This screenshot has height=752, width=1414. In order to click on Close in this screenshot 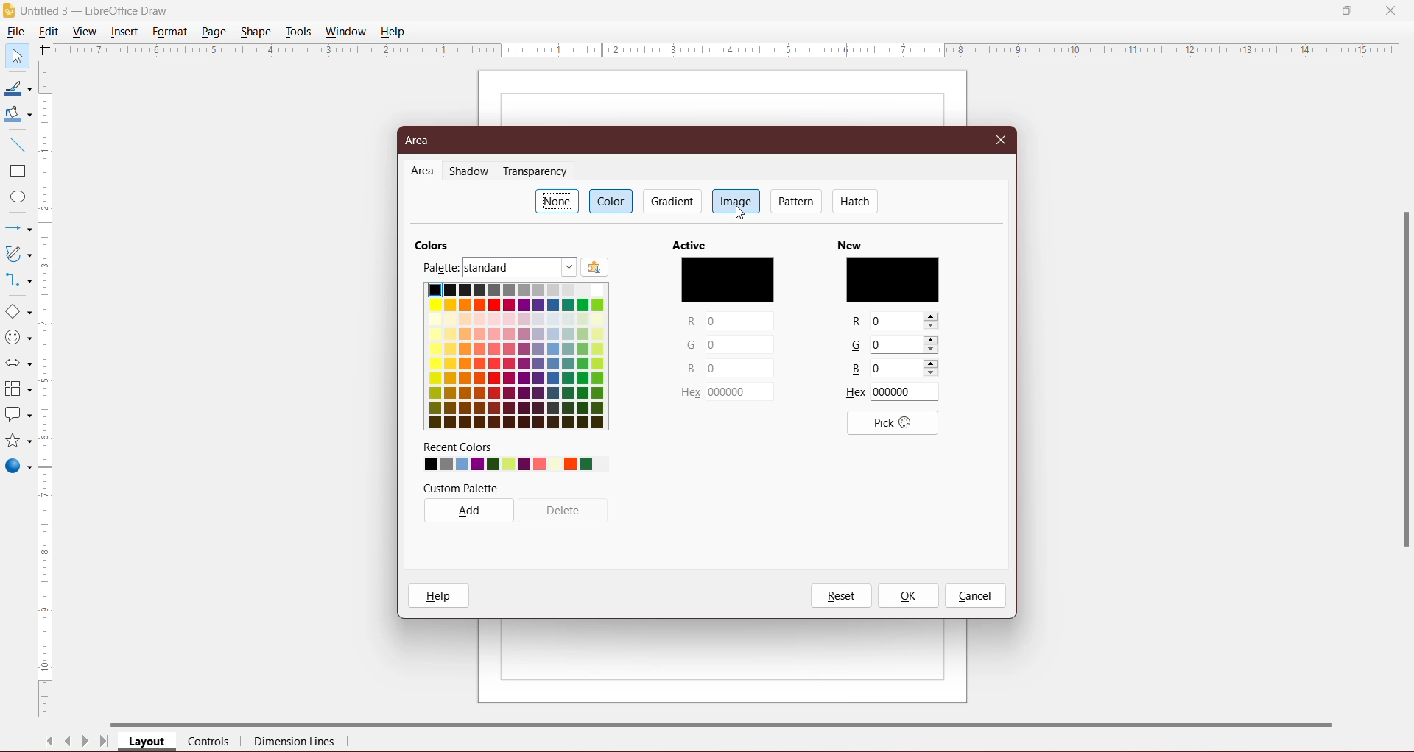, I will do `click(1390, 10)`.